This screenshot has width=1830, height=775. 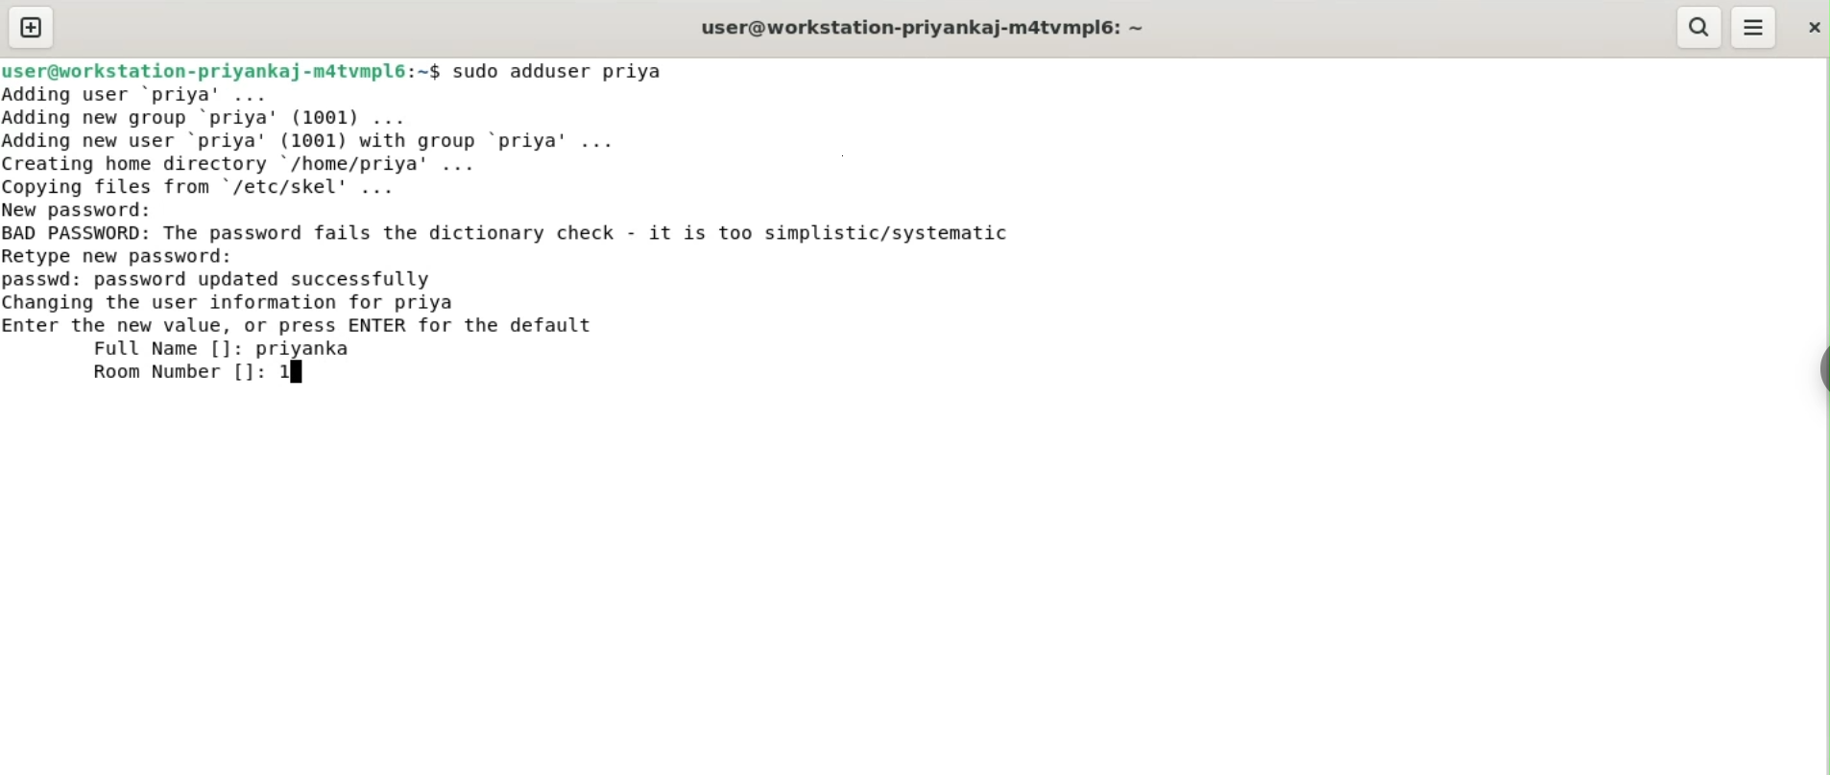 I want to click on user@workstation-priyankaj-m4tvmpl6: ~, so click(x=923, y=30).